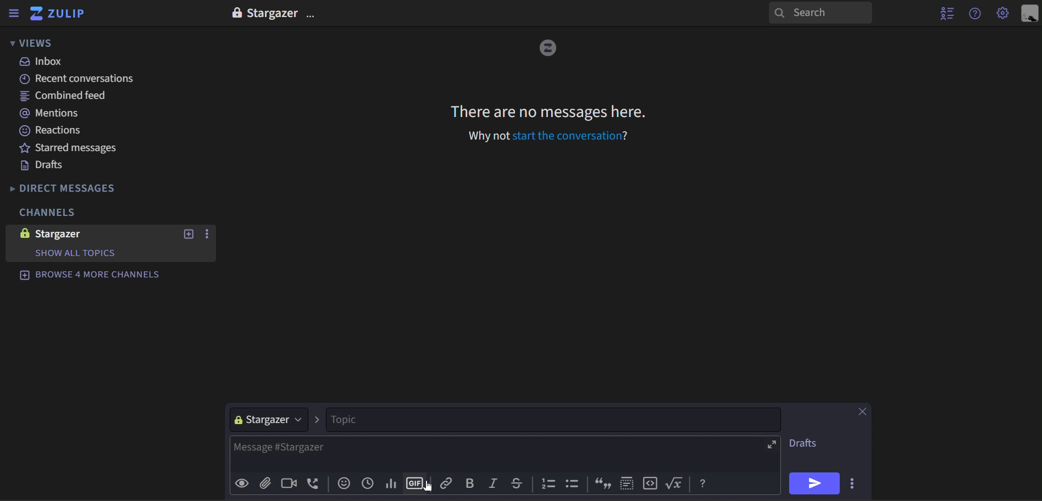 The image size is (1042, 501). I want to click on browse 4 more channels, so click(92, 275).